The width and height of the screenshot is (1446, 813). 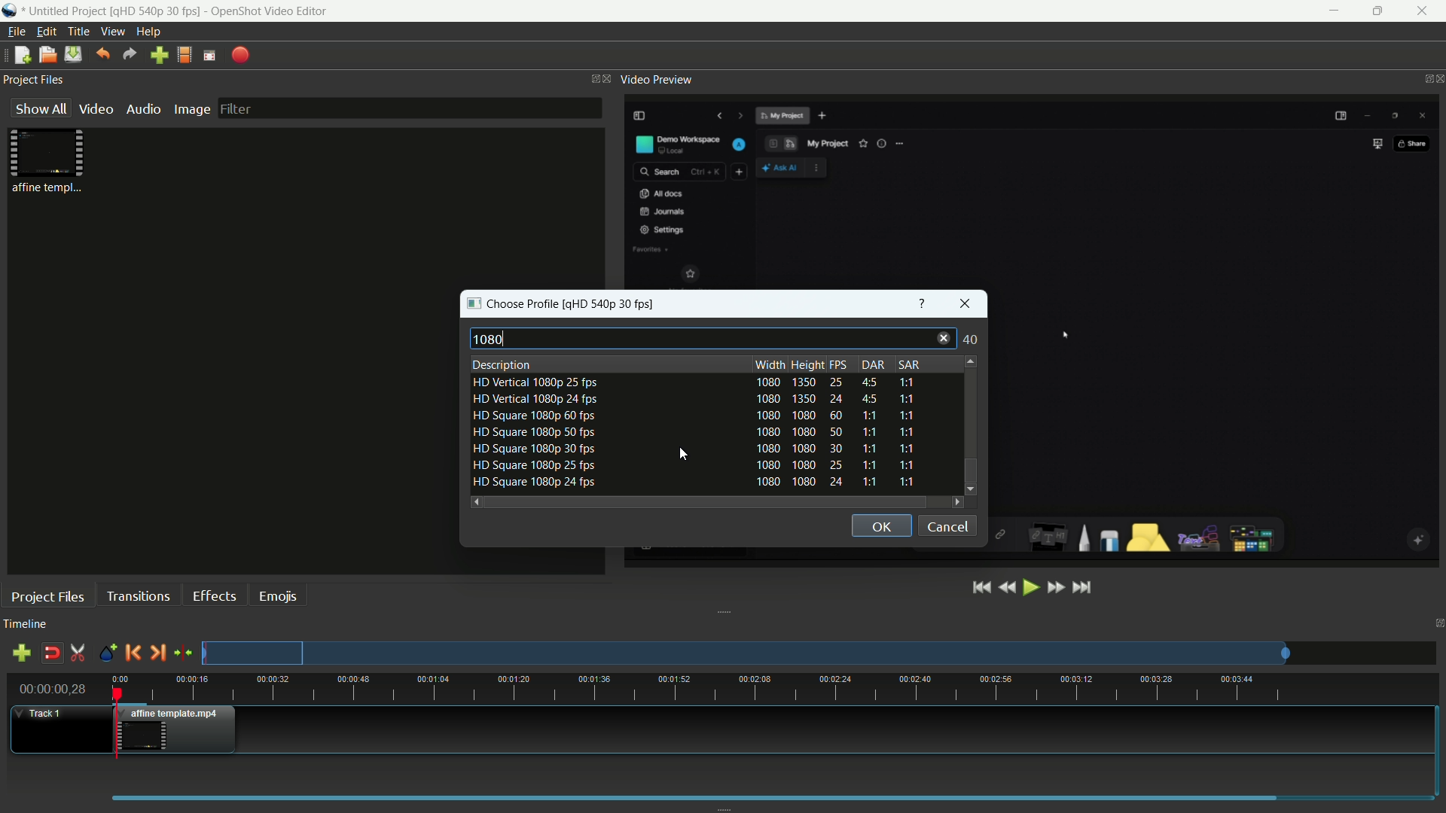 I want to click on app name, so click(x=270, y=11).